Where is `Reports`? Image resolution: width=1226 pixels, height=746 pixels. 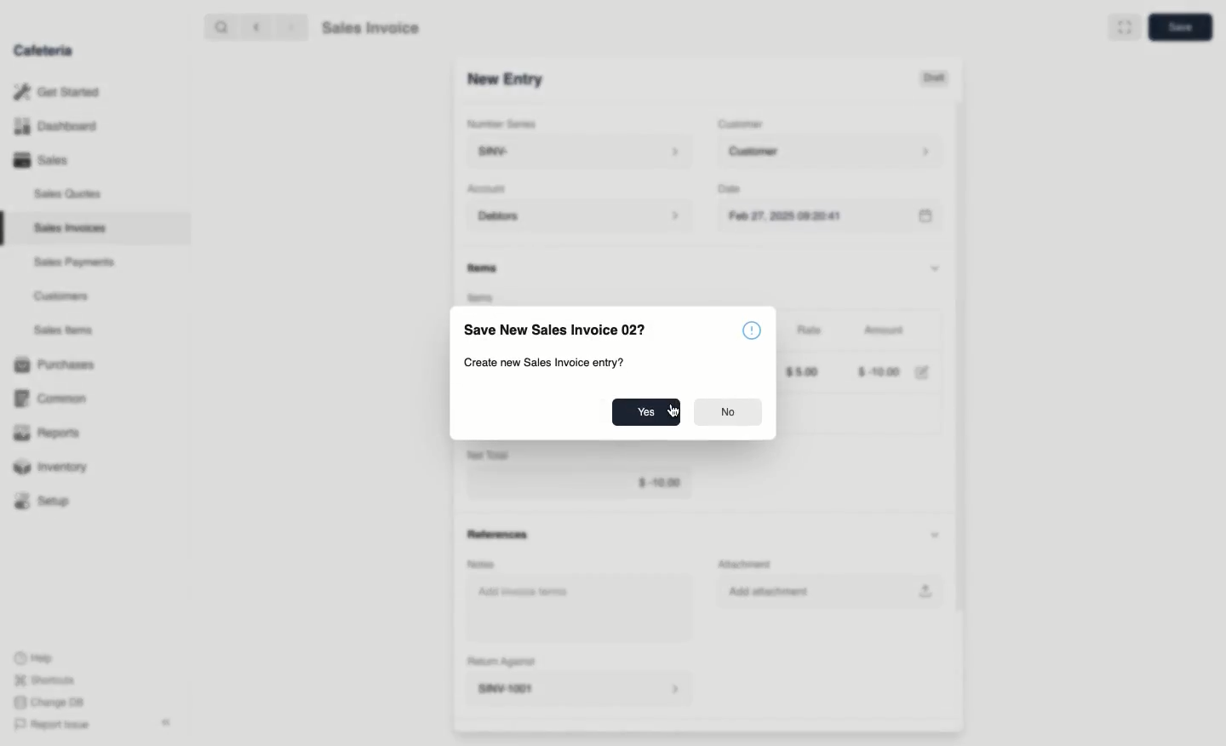
Reports is located at coordinates (47, 431).